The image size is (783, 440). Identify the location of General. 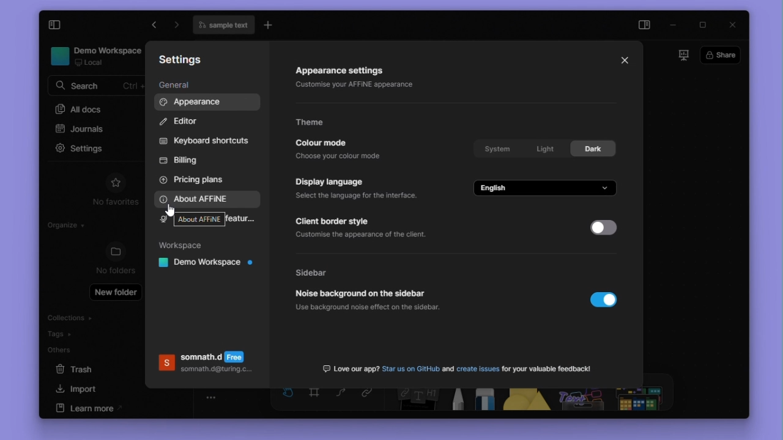
(180, 85).